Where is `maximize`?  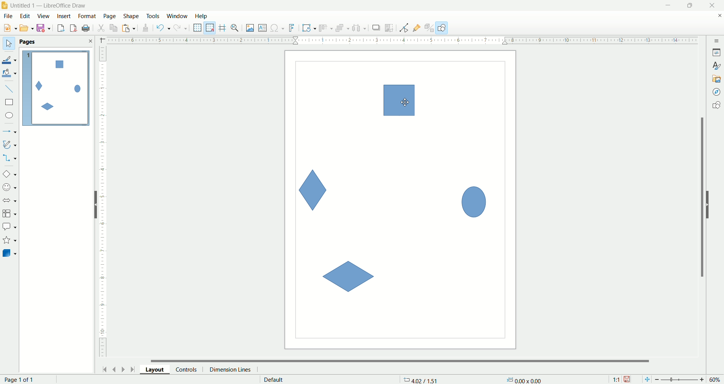
maximize is located at coordinates (690, 5).